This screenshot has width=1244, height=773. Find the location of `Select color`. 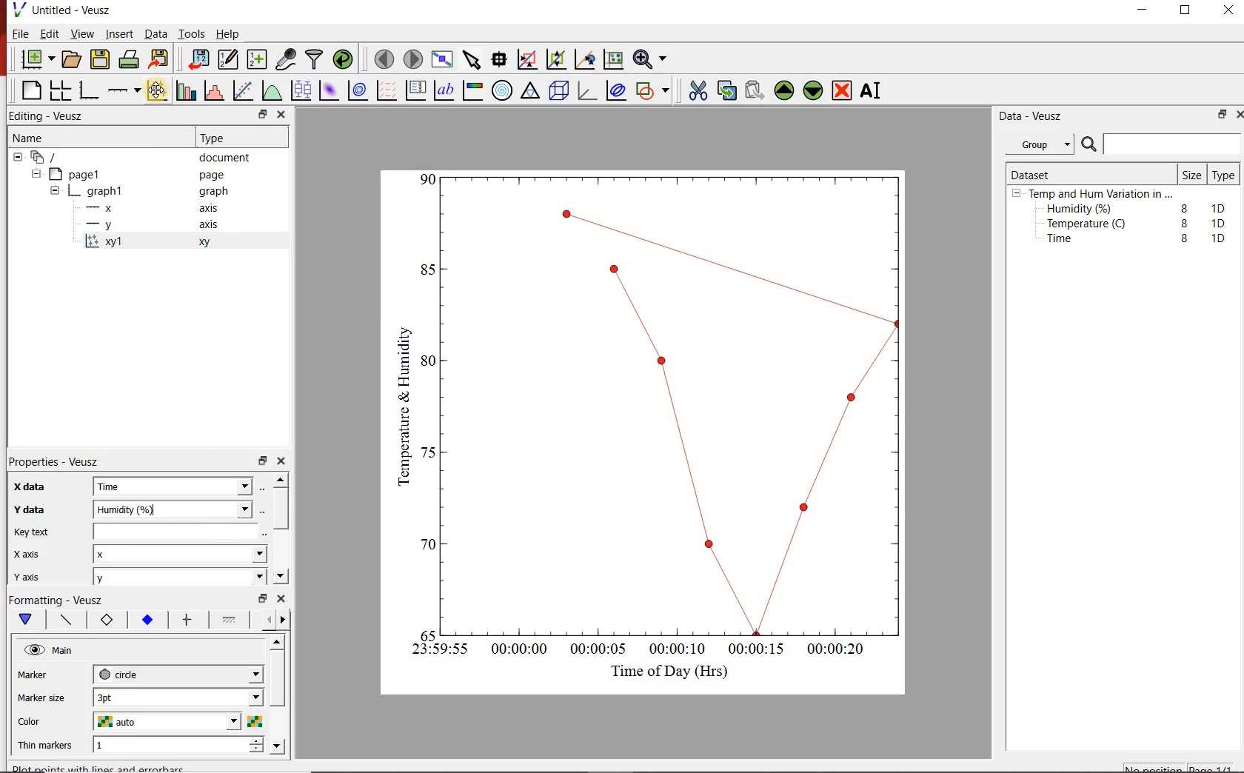

Select color is located at coordinates (255, 722).